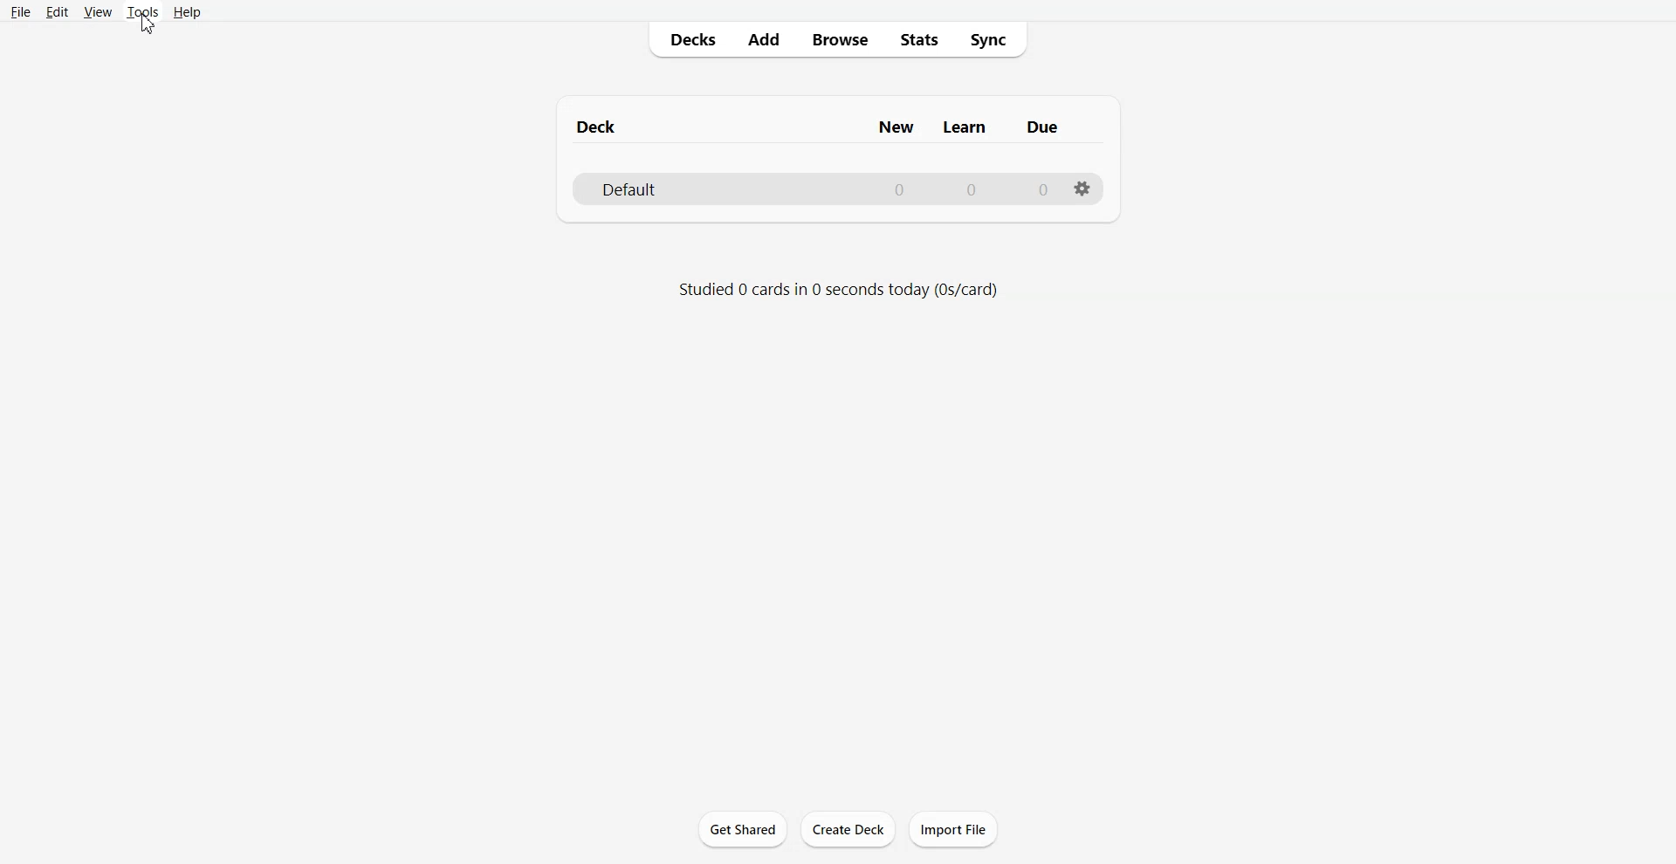 This screenshot has width=1676, height=864. What do you see at coordinates (953, 828) in the screenshot?
I see `Import File` at bounding box center [953, 828].